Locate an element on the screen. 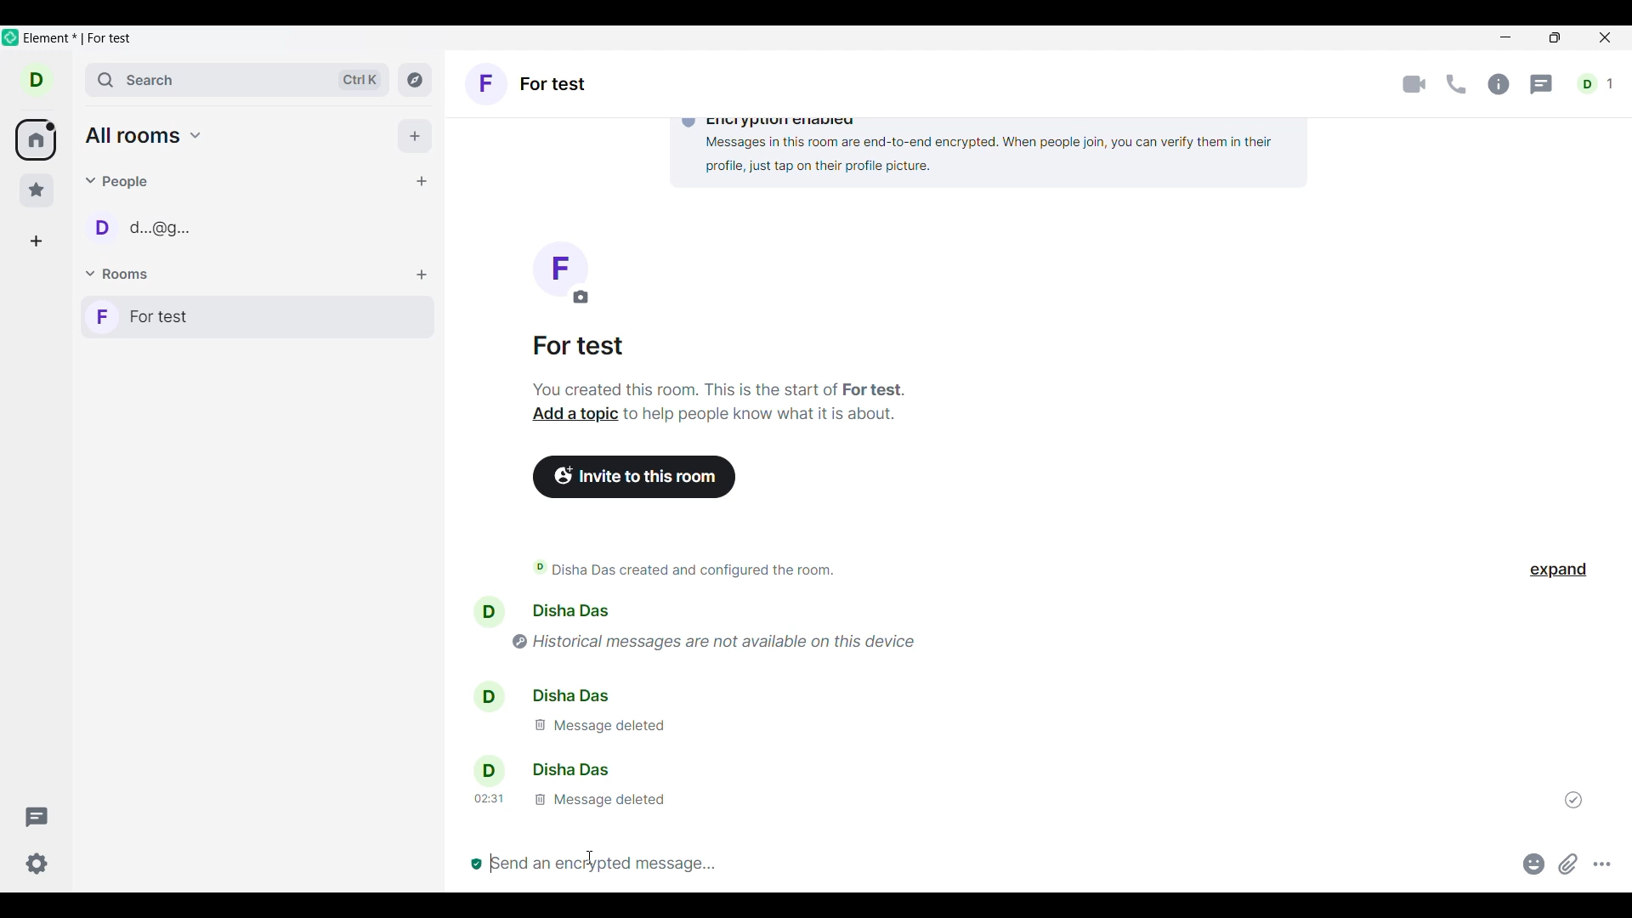  F  Fortest is located at coordinates (547, 88).